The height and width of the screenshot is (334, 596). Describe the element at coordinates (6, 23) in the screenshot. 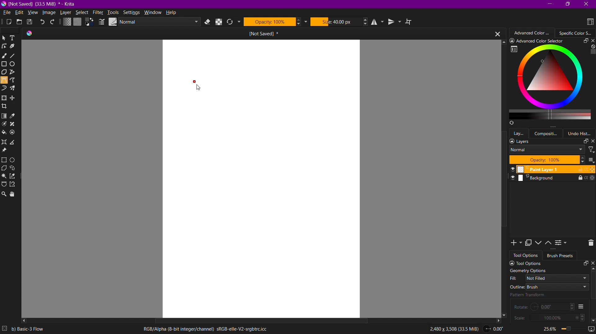

I see `New` at that location.